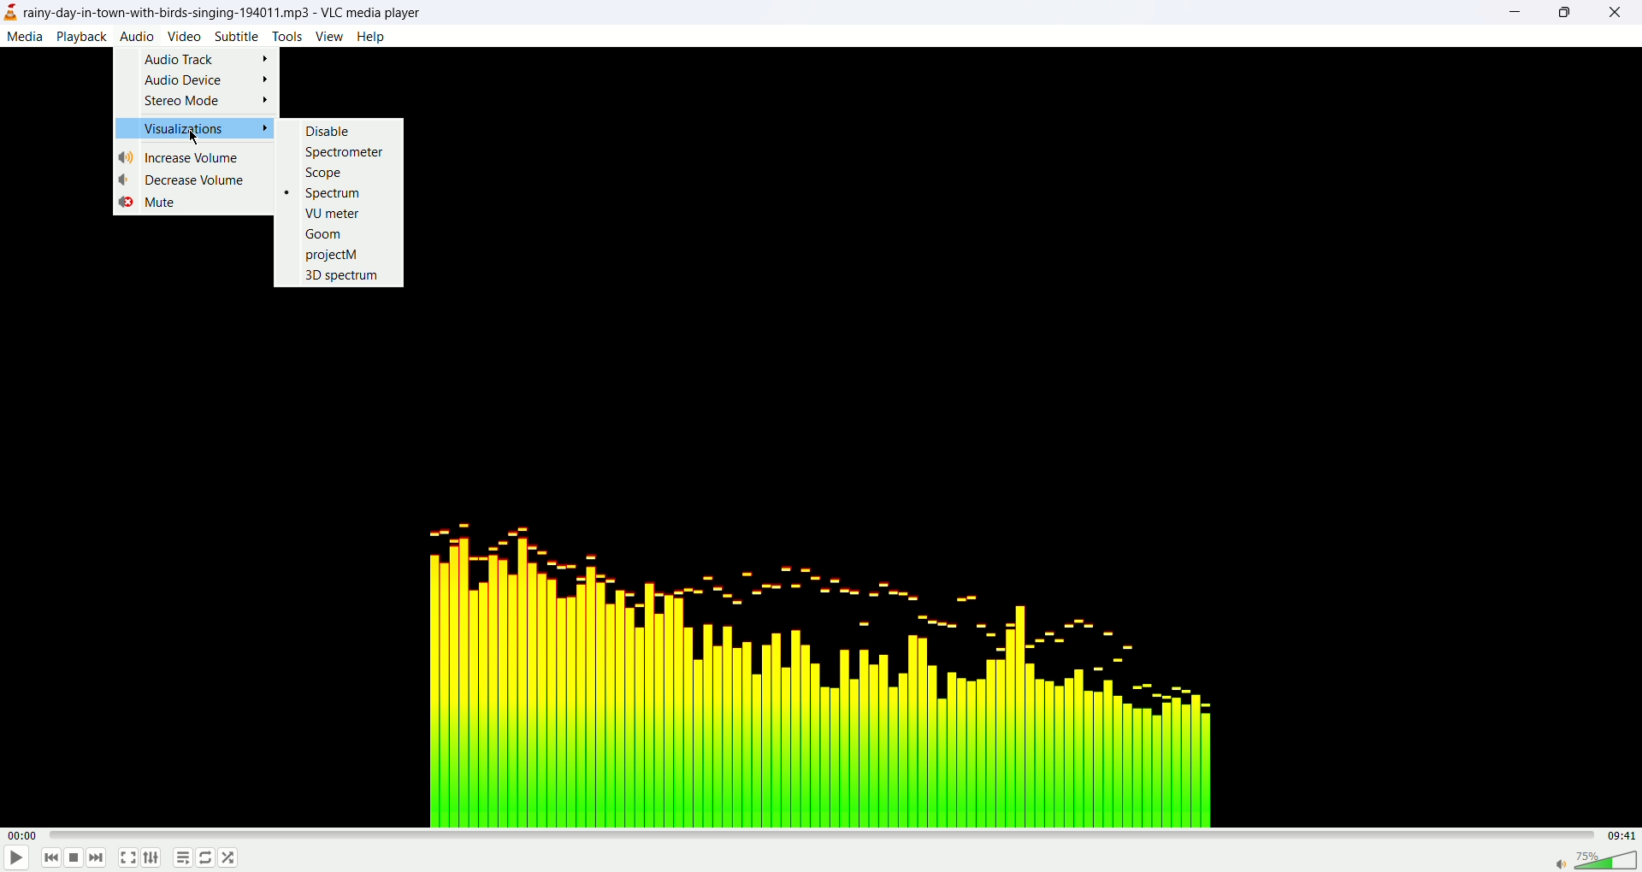  I want to click on extended settings, so click(155, 858).